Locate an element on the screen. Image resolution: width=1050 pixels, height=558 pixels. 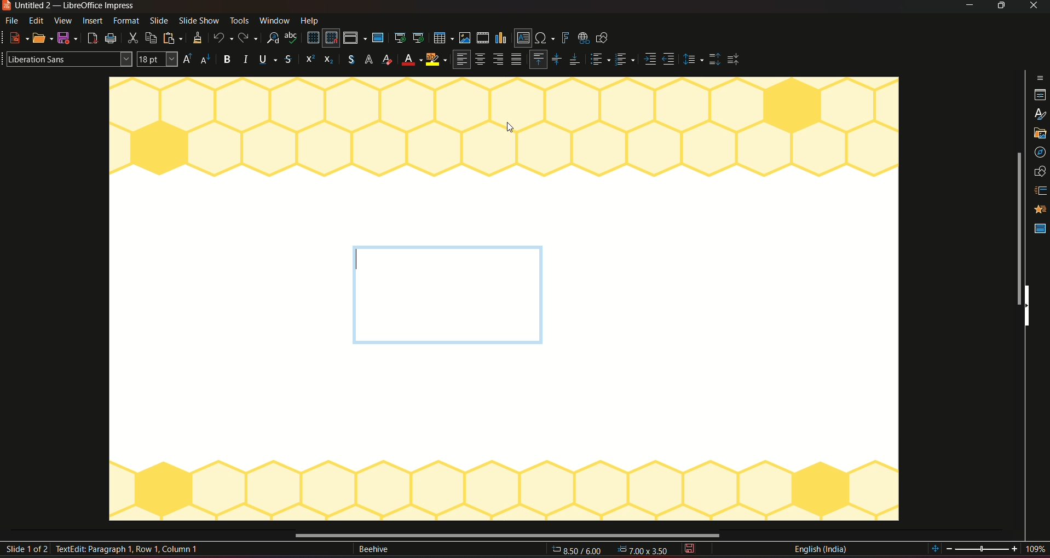
Background color is located at coordinates (410, 61).